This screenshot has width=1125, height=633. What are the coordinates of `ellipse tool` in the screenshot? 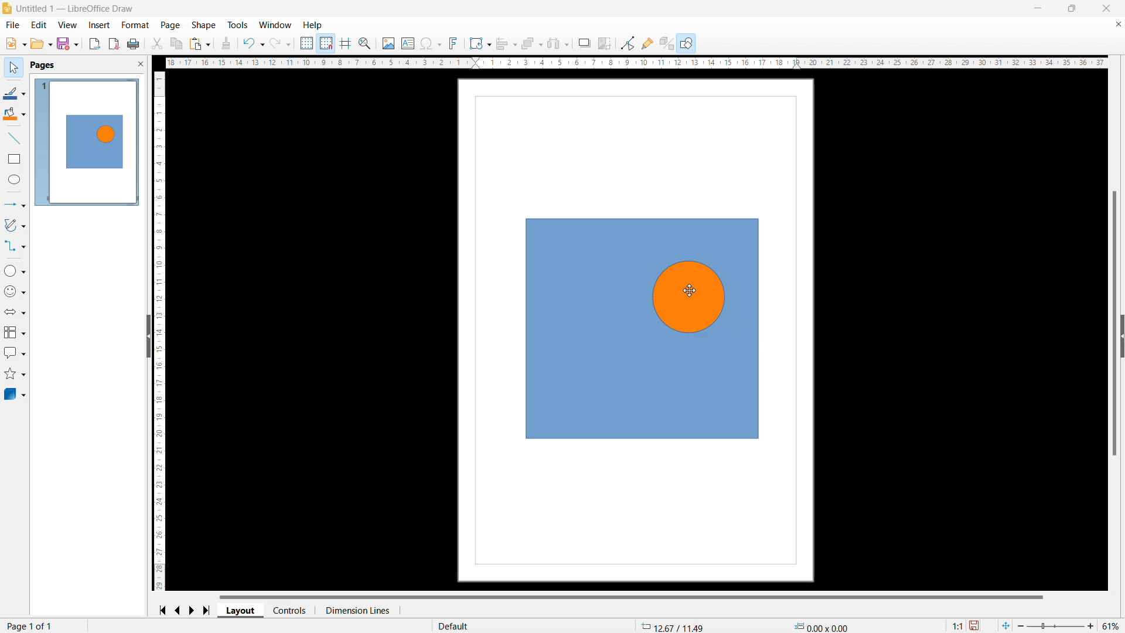 It's located at (15, 180).